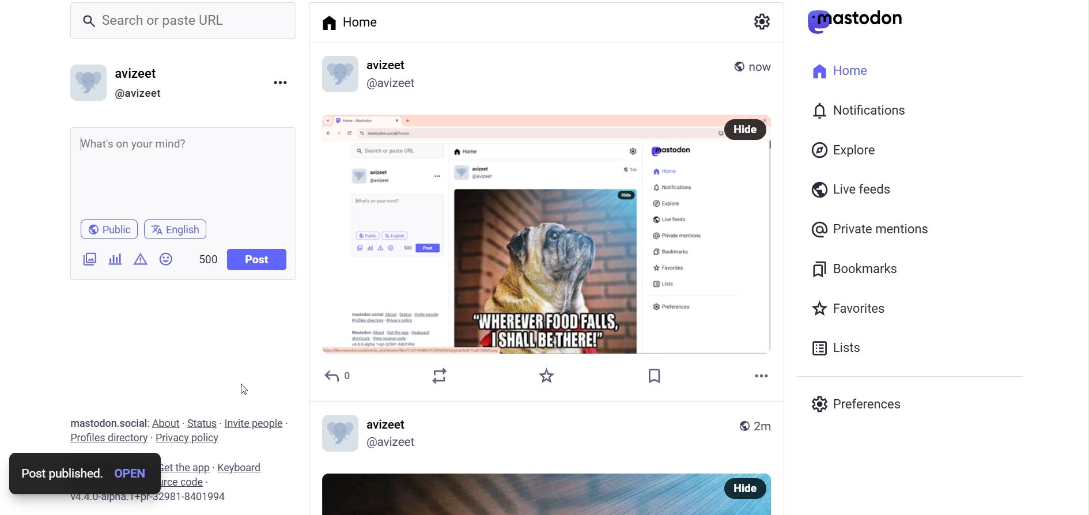 This screenshot has width=1089, height=515. Describe the element at coordinates (517, 233) in the screenshot. I see `Screenshot Shared` at that location.